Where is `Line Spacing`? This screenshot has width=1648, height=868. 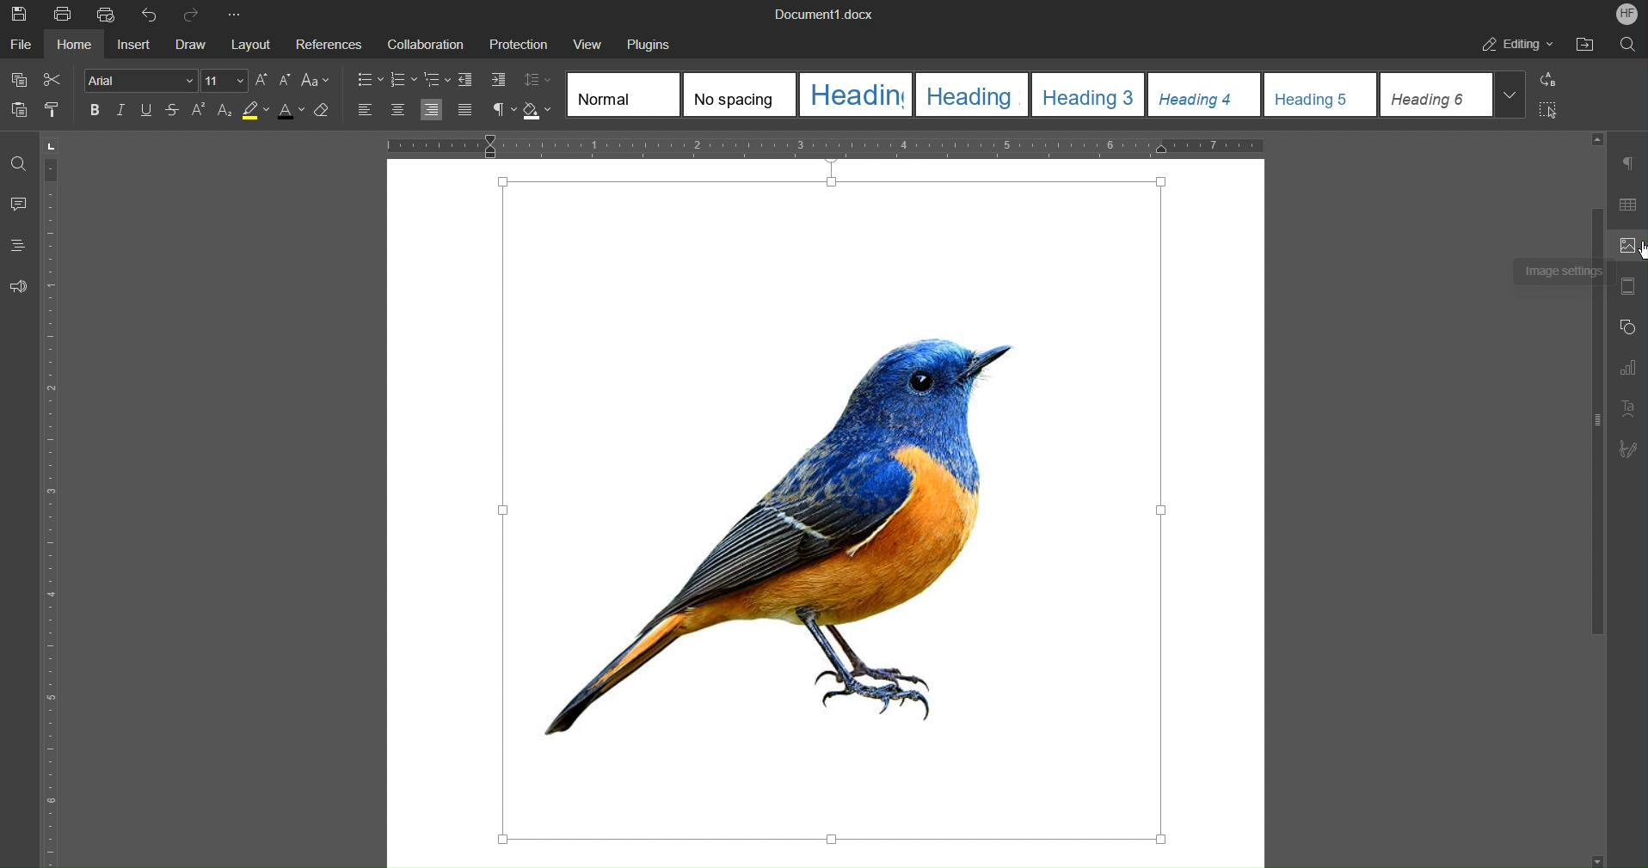 Line Spacing is located at coordinates (537, 80).